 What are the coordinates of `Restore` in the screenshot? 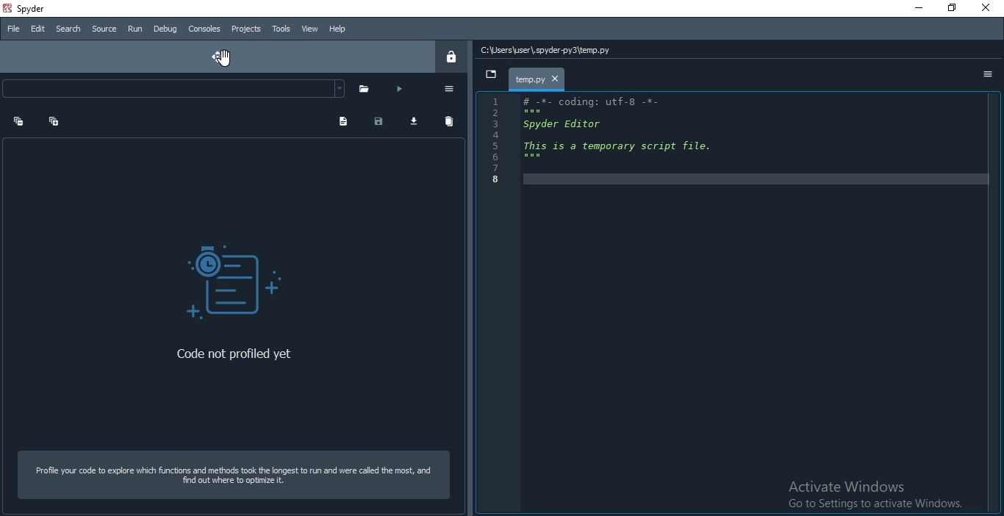 It's located at (950, 7).